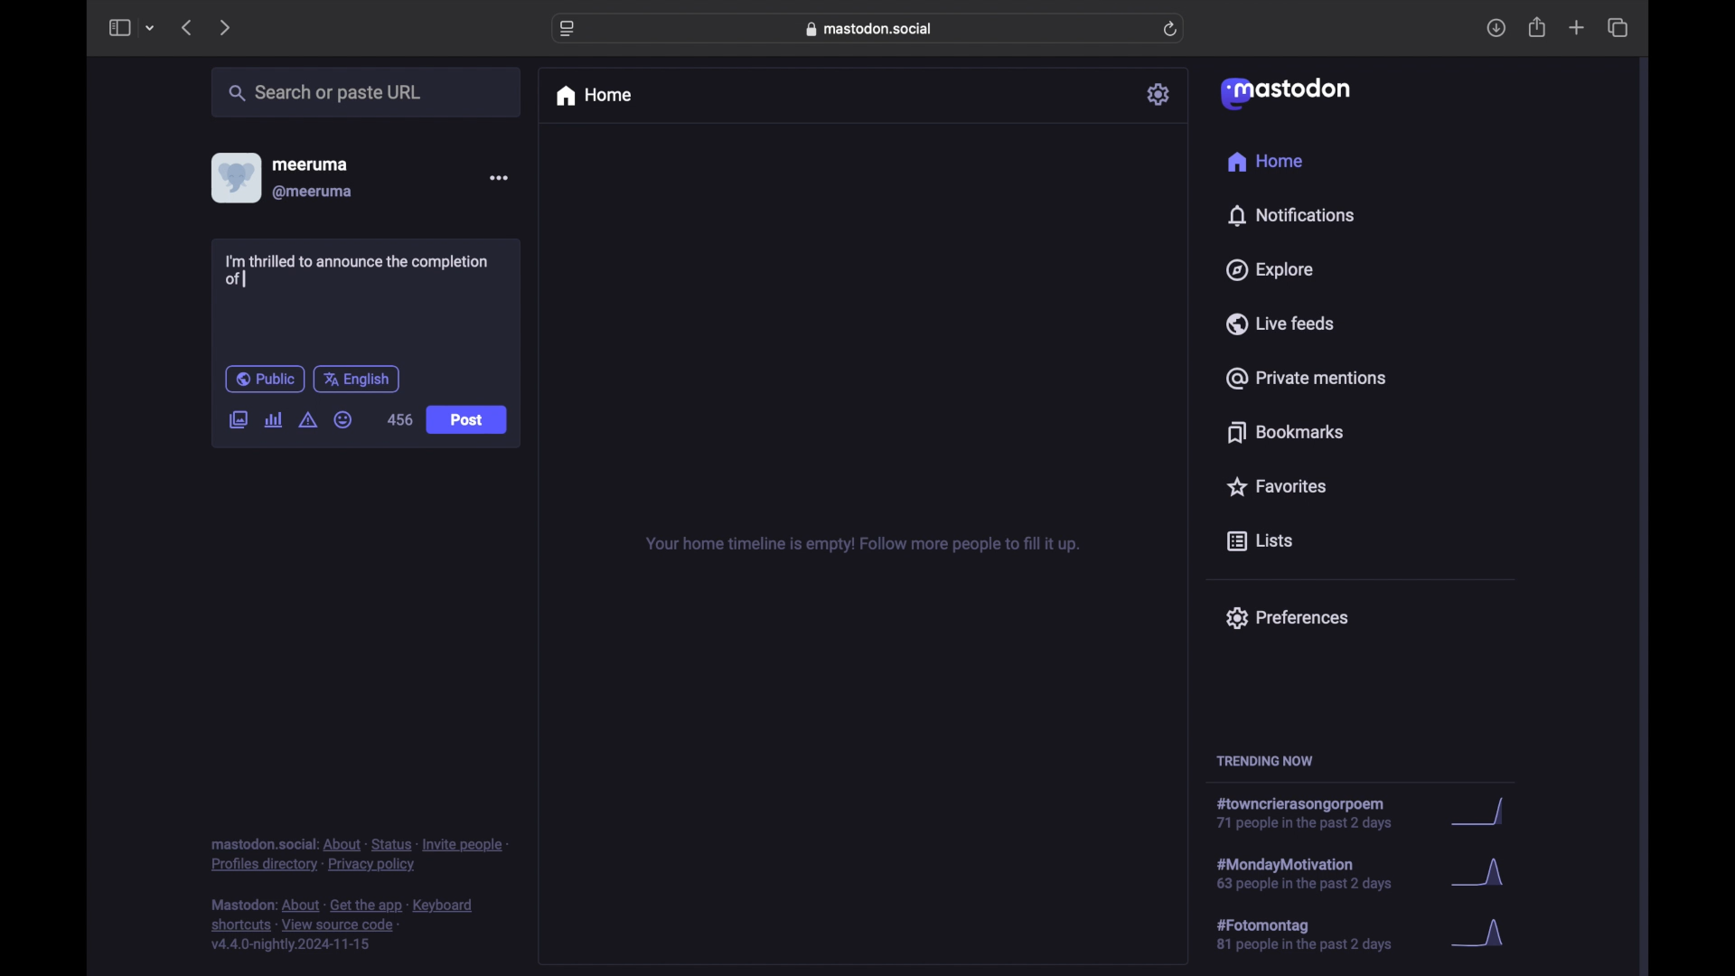  What do you see at coordinates (1264, 761) in the screenshot?
I see `trending now` at bounding box center [1264, 761].